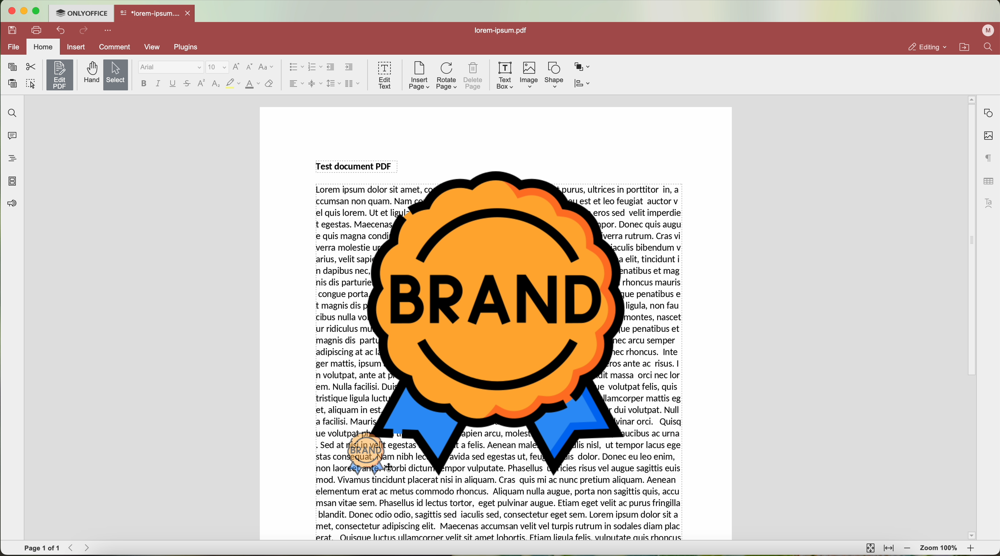  Describe the element at coordinates (505, 76) in the screenshot. I see `text box` at that location.